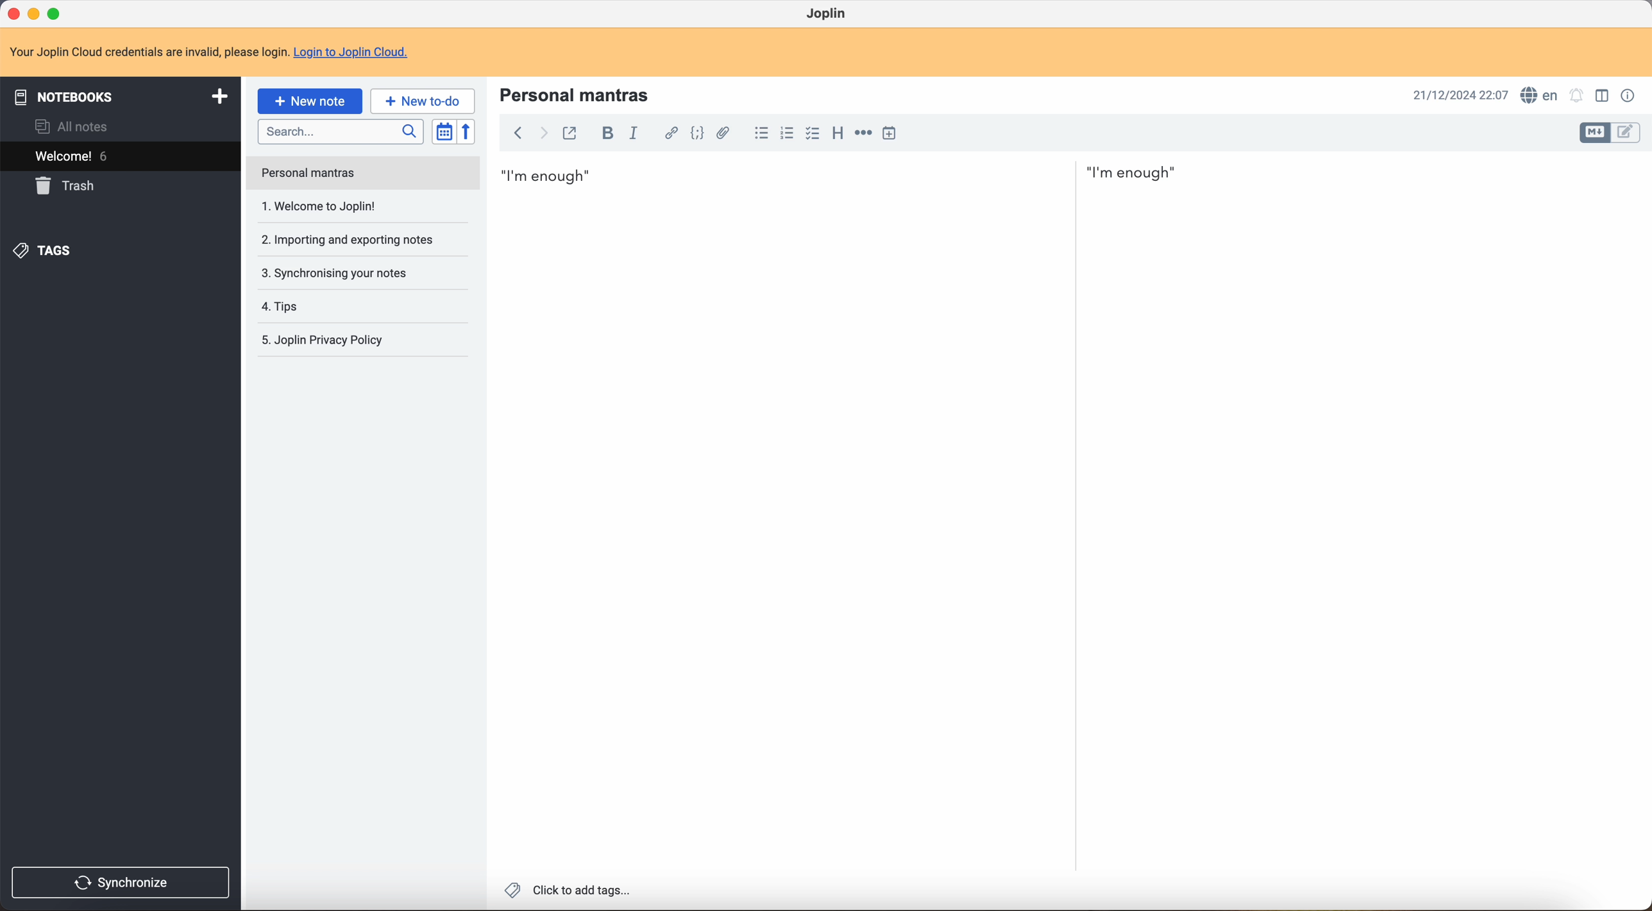  Describe the element at coordinates (864, 135) in the screenshot. I see `horizontal rule` at that location.